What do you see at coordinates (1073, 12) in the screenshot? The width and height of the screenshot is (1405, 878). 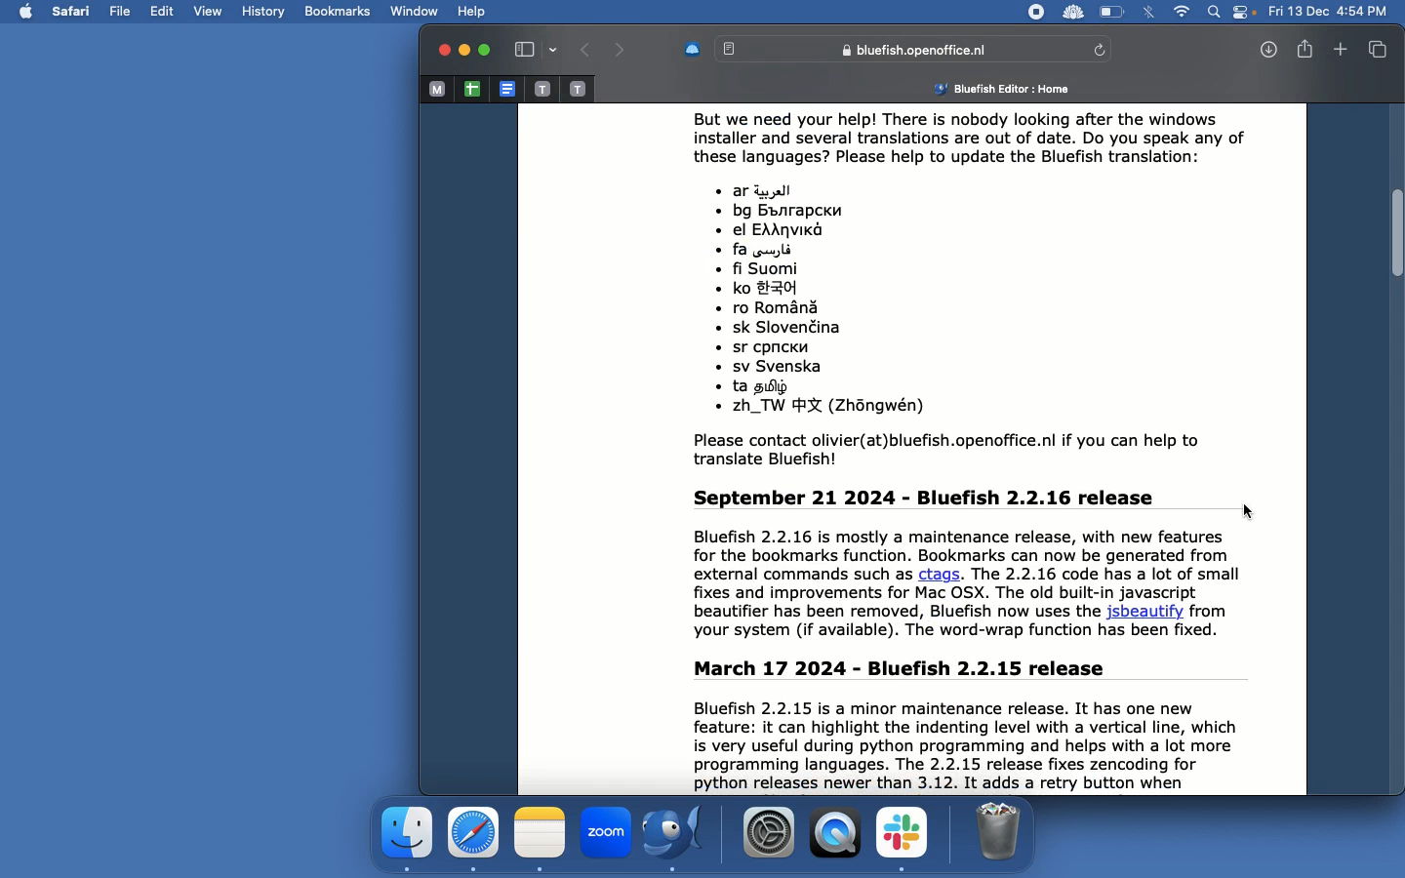 I see `Extensions ` at bounding box center [1073, 12].